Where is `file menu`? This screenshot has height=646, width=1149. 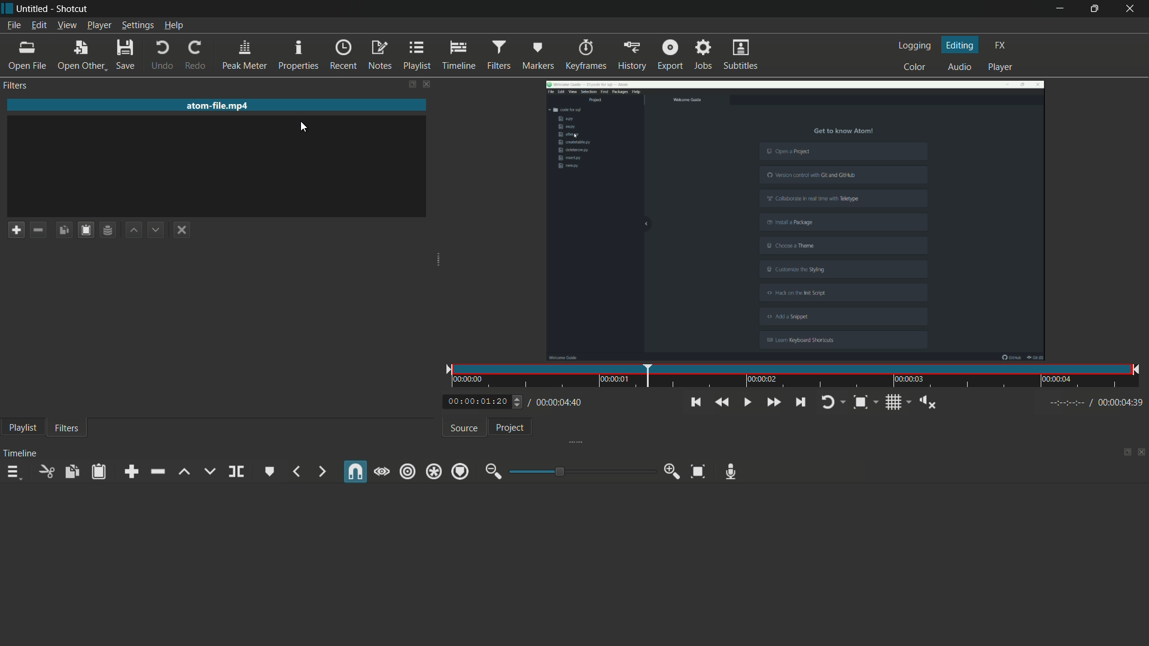
file menu is located at coordinates (14, 26).